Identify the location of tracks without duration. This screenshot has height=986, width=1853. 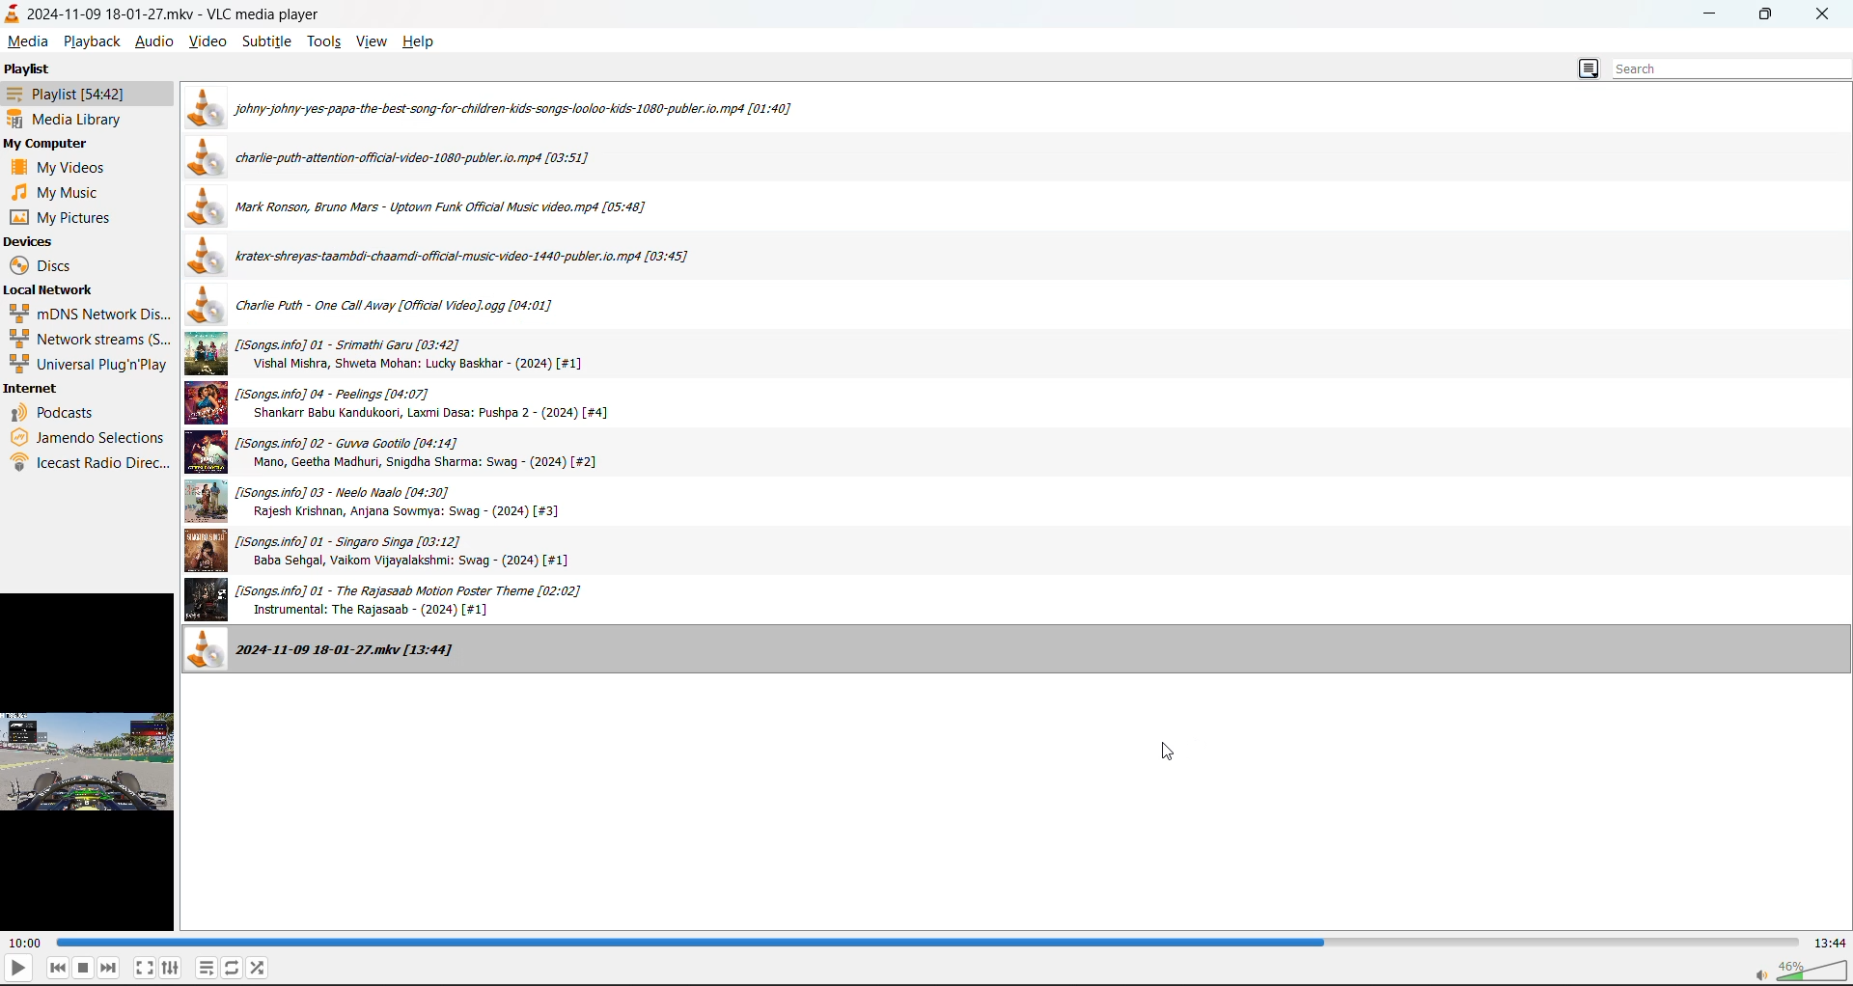
(387, 355).